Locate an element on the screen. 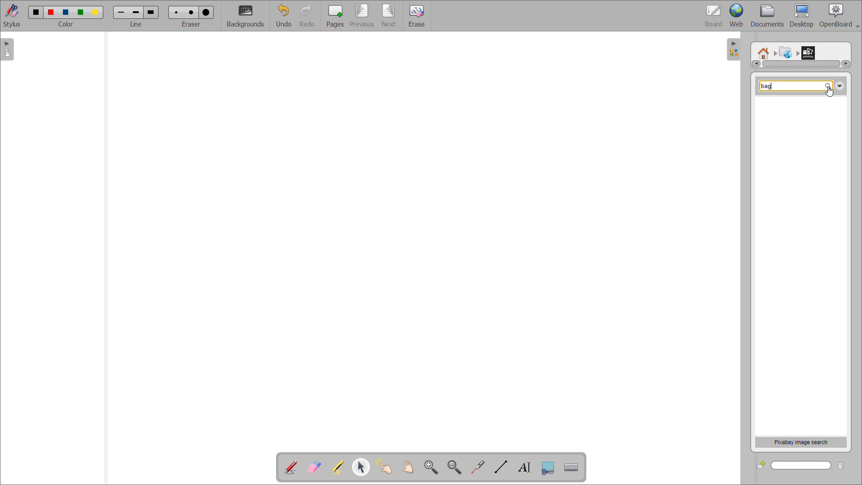  Small line is located at coordinates (121, 11).